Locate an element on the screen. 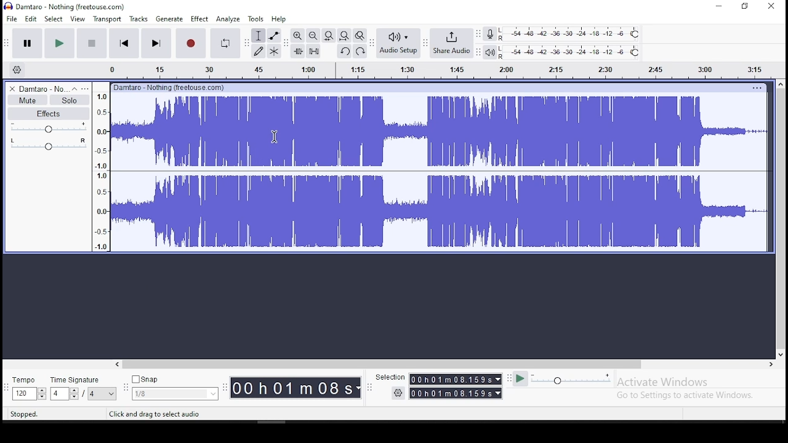 The image size is (788, 443).  is located at coordinates (172, 87).